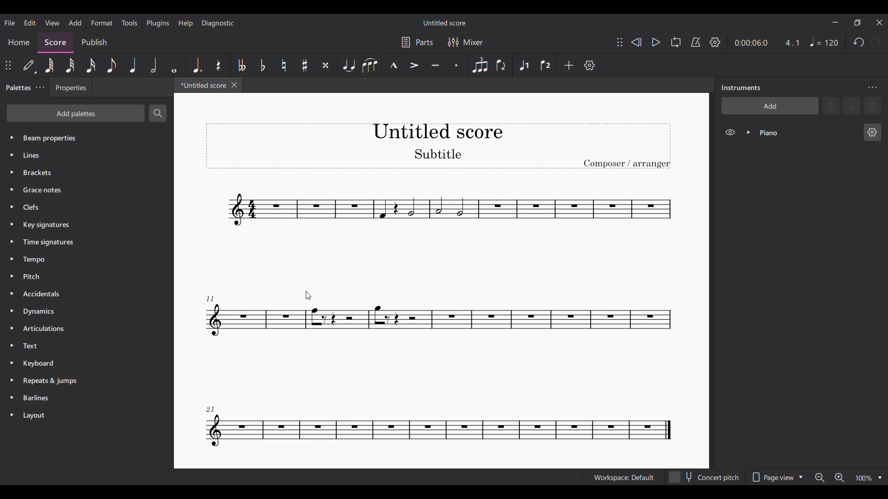  I want to click on Properties panel, so click(71, 87).